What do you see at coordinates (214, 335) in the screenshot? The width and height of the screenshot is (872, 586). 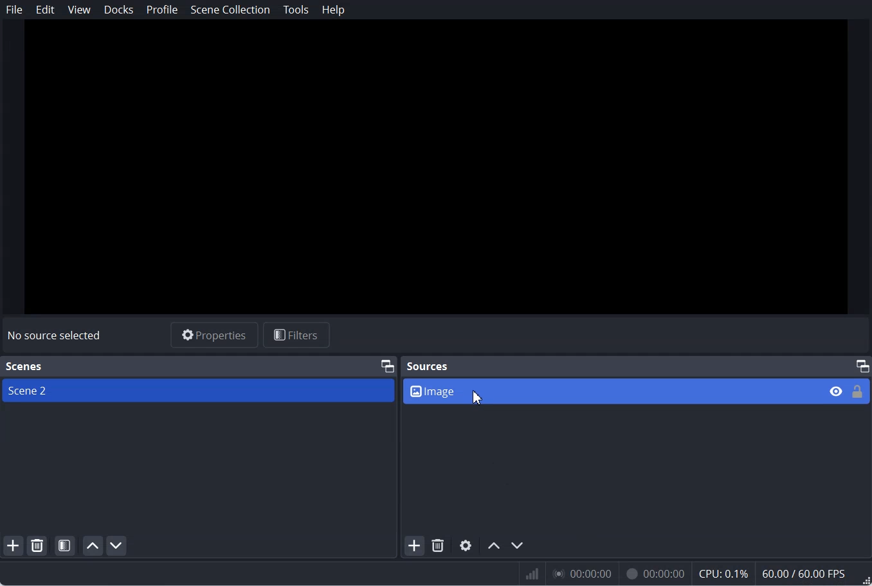 I see `Properties` at bounding box center [214, 335].